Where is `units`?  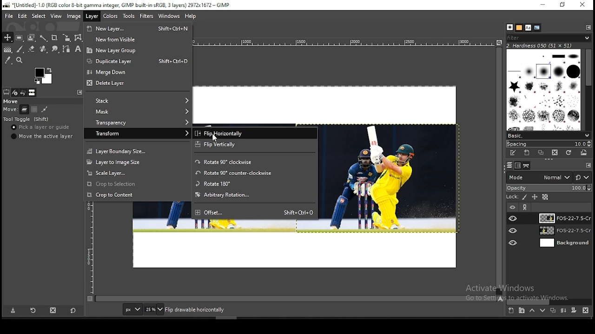 units is located at coordinates (132, 310).